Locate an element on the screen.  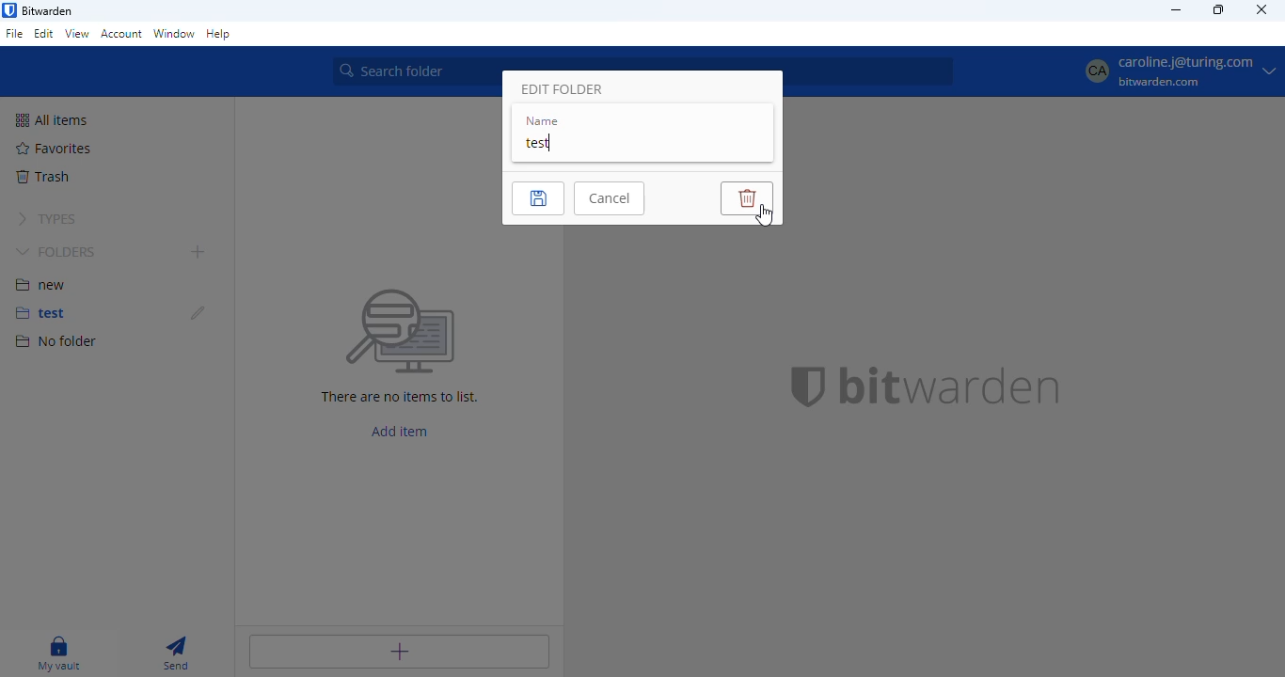
help is located at coordinates (219, 35).